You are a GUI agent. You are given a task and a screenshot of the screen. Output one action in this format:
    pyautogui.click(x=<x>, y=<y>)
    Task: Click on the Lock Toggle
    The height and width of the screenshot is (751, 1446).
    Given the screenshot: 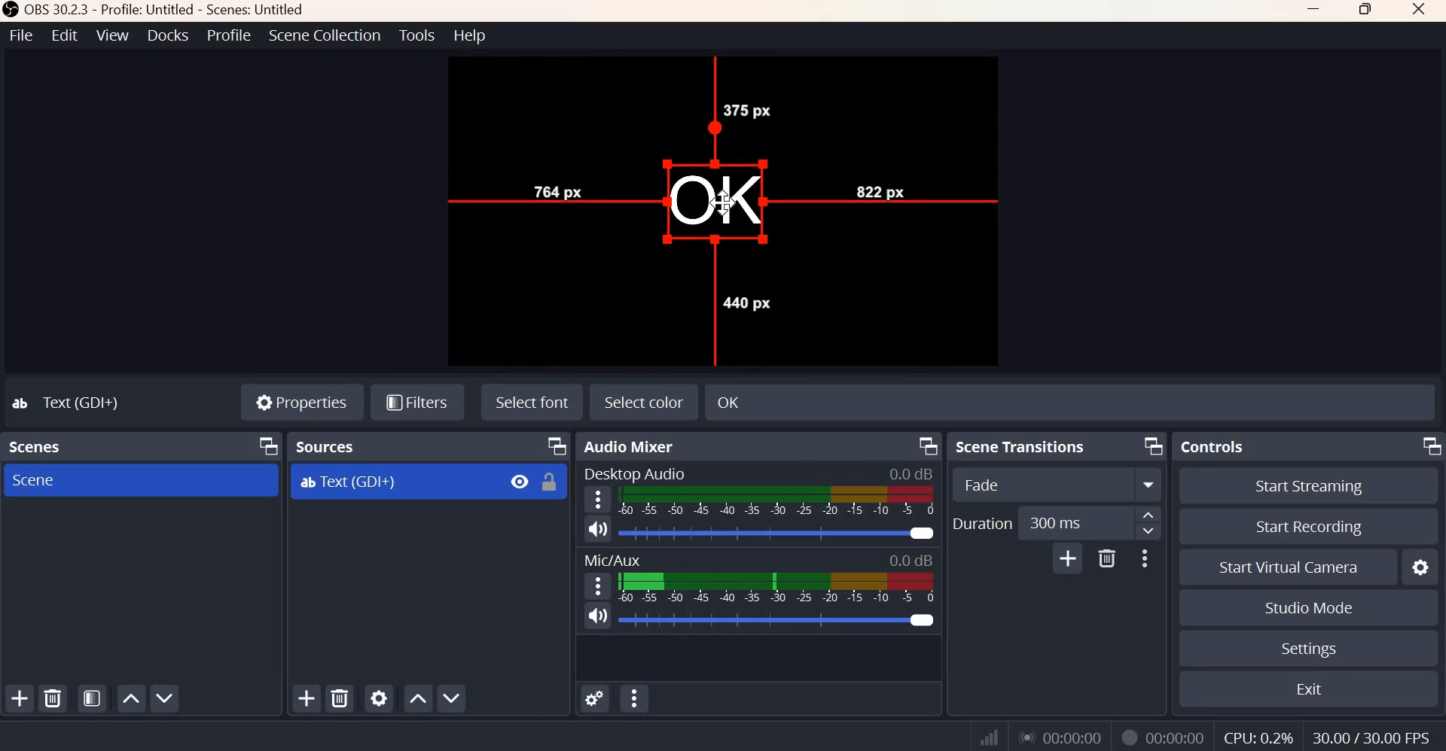 What is the action you would take?
    pyautogui.click(x=549, y=482)
    